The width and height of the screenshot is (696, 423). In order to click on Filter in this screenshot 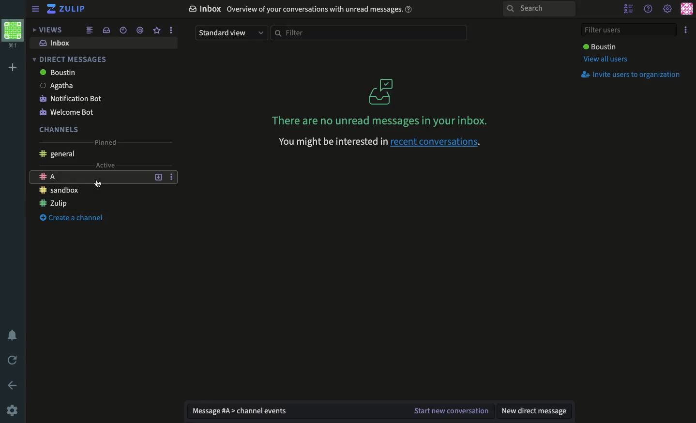, I will do `click(370, 33)`.